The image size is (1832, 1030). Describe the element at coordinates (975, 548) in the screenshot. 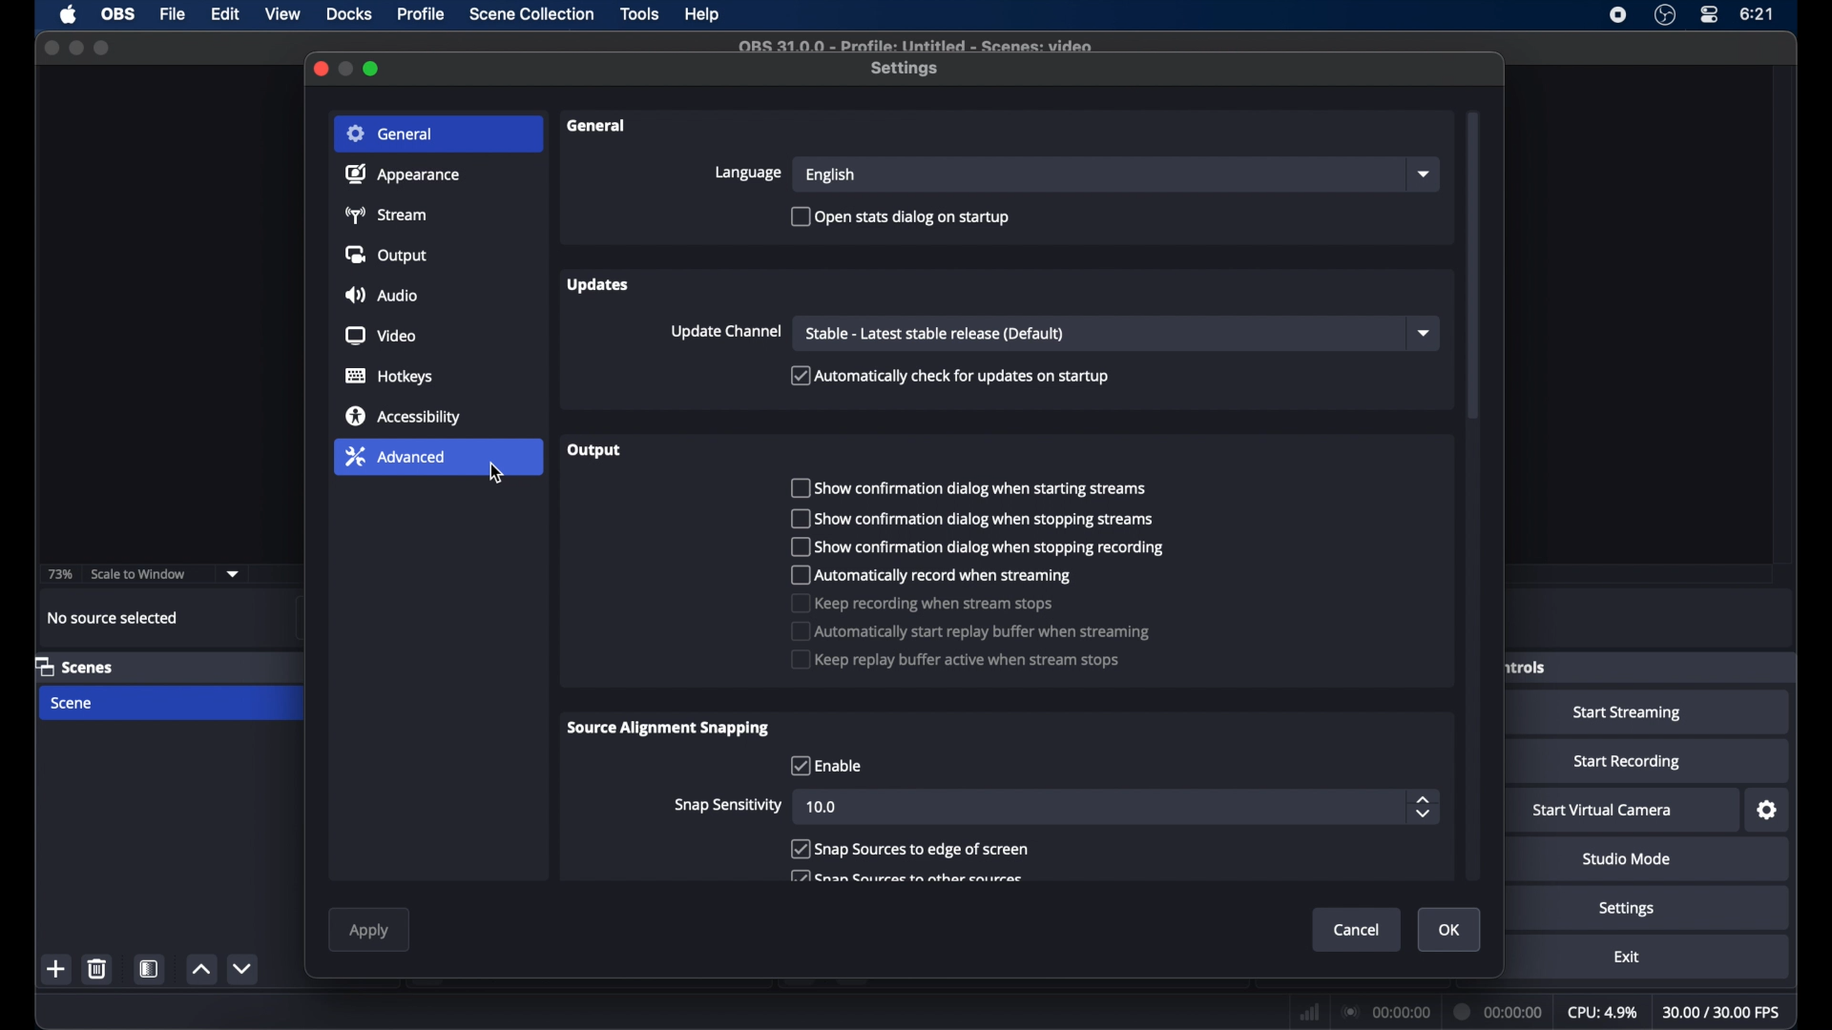

I see `[") show confirmation dialog when stopping recording` at that location.